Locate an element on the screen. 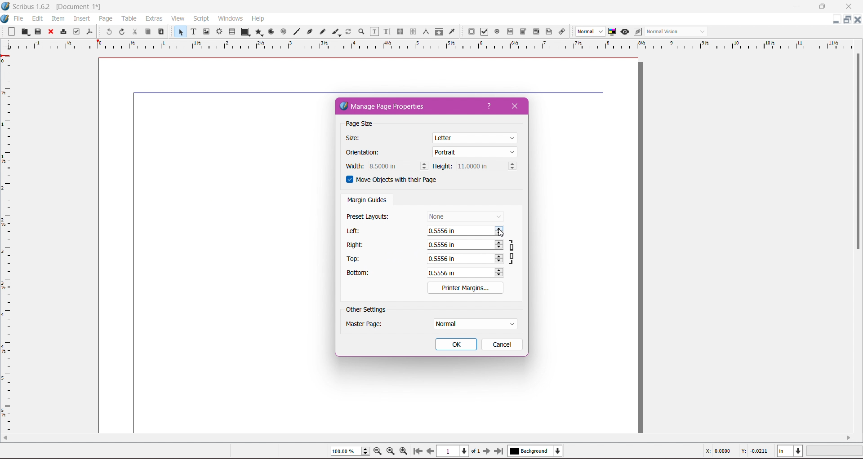  Extras is located at coordinates (153, 18).